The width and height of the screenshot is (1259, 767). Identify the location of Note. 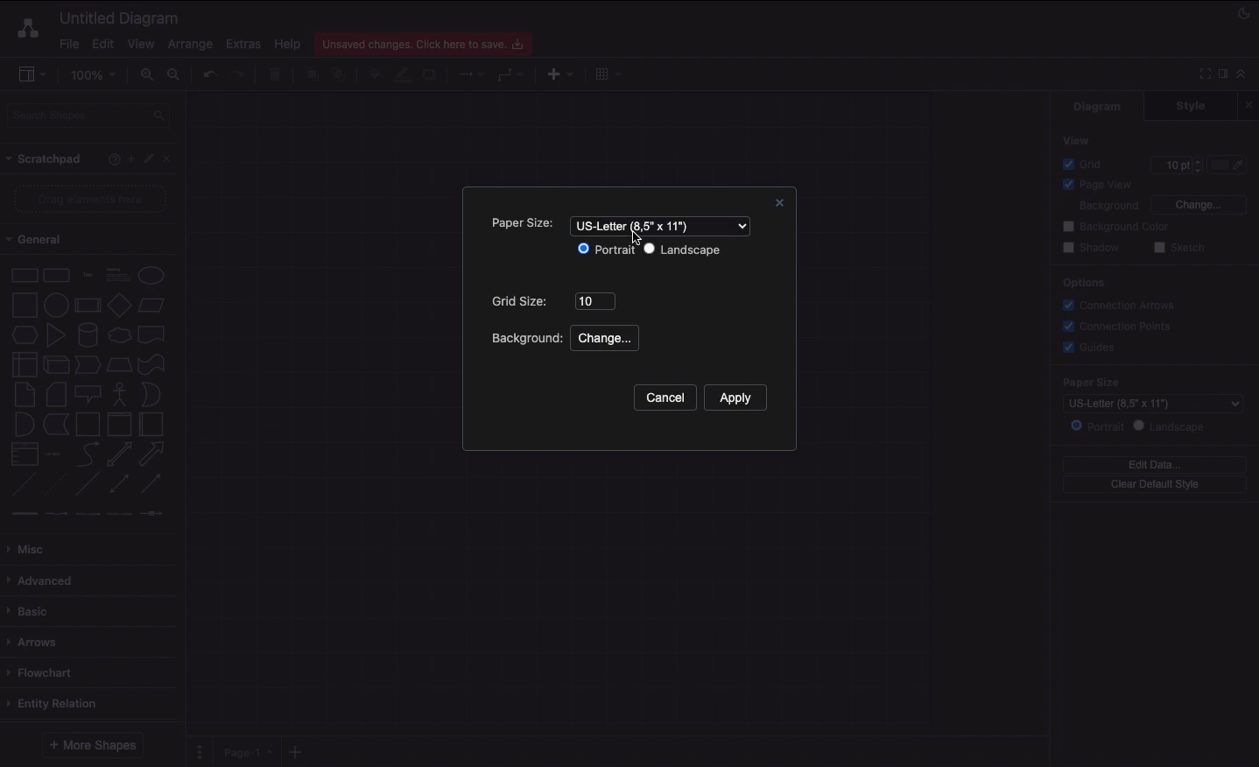
(23, 395).